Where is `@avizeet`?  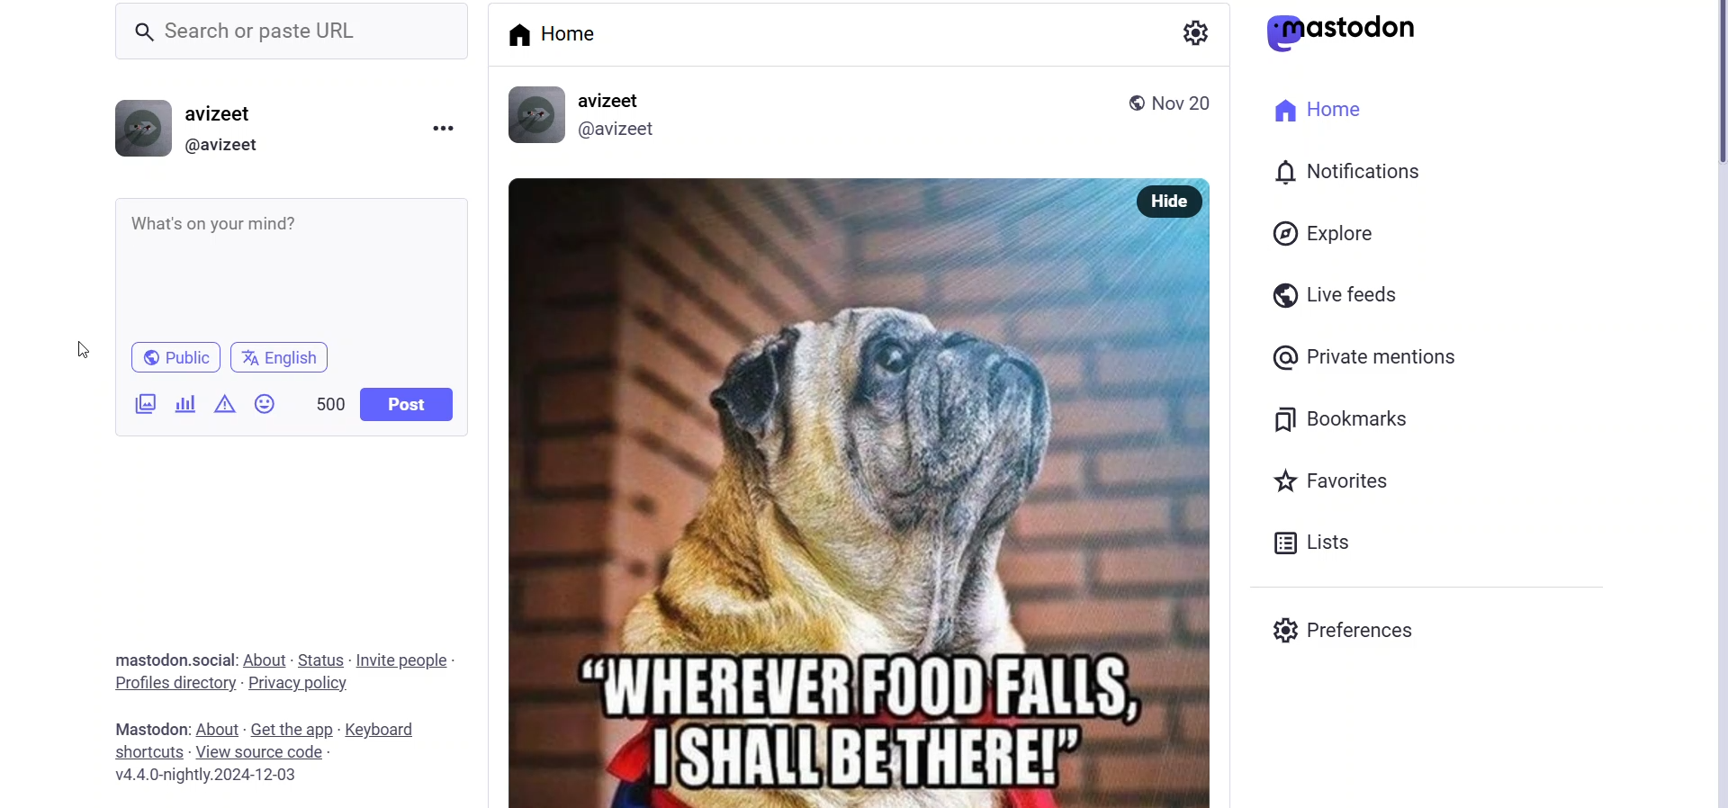
@avizeet is located at coordinates (623, 130).